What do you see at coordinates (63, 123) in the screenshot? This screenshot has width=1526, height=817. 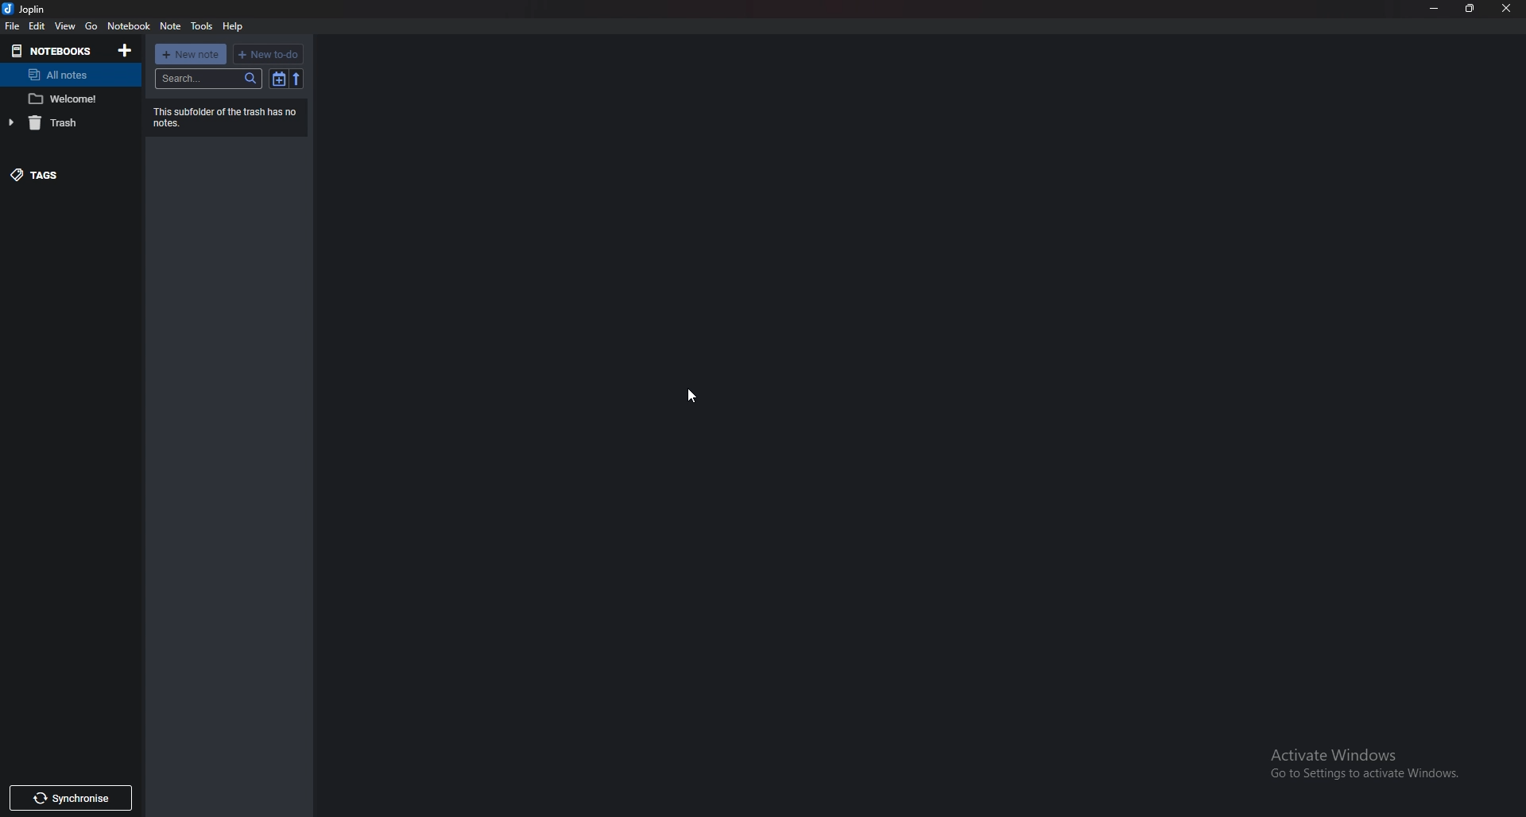 I see `Trash` at bounding box center [63, 123].